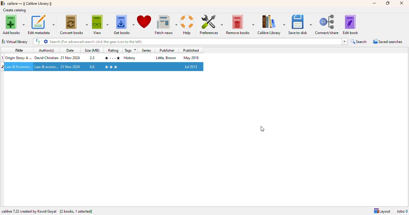 The width and height of the screenshot is (409, 215). I want to click on Rating, so click(113, 50).